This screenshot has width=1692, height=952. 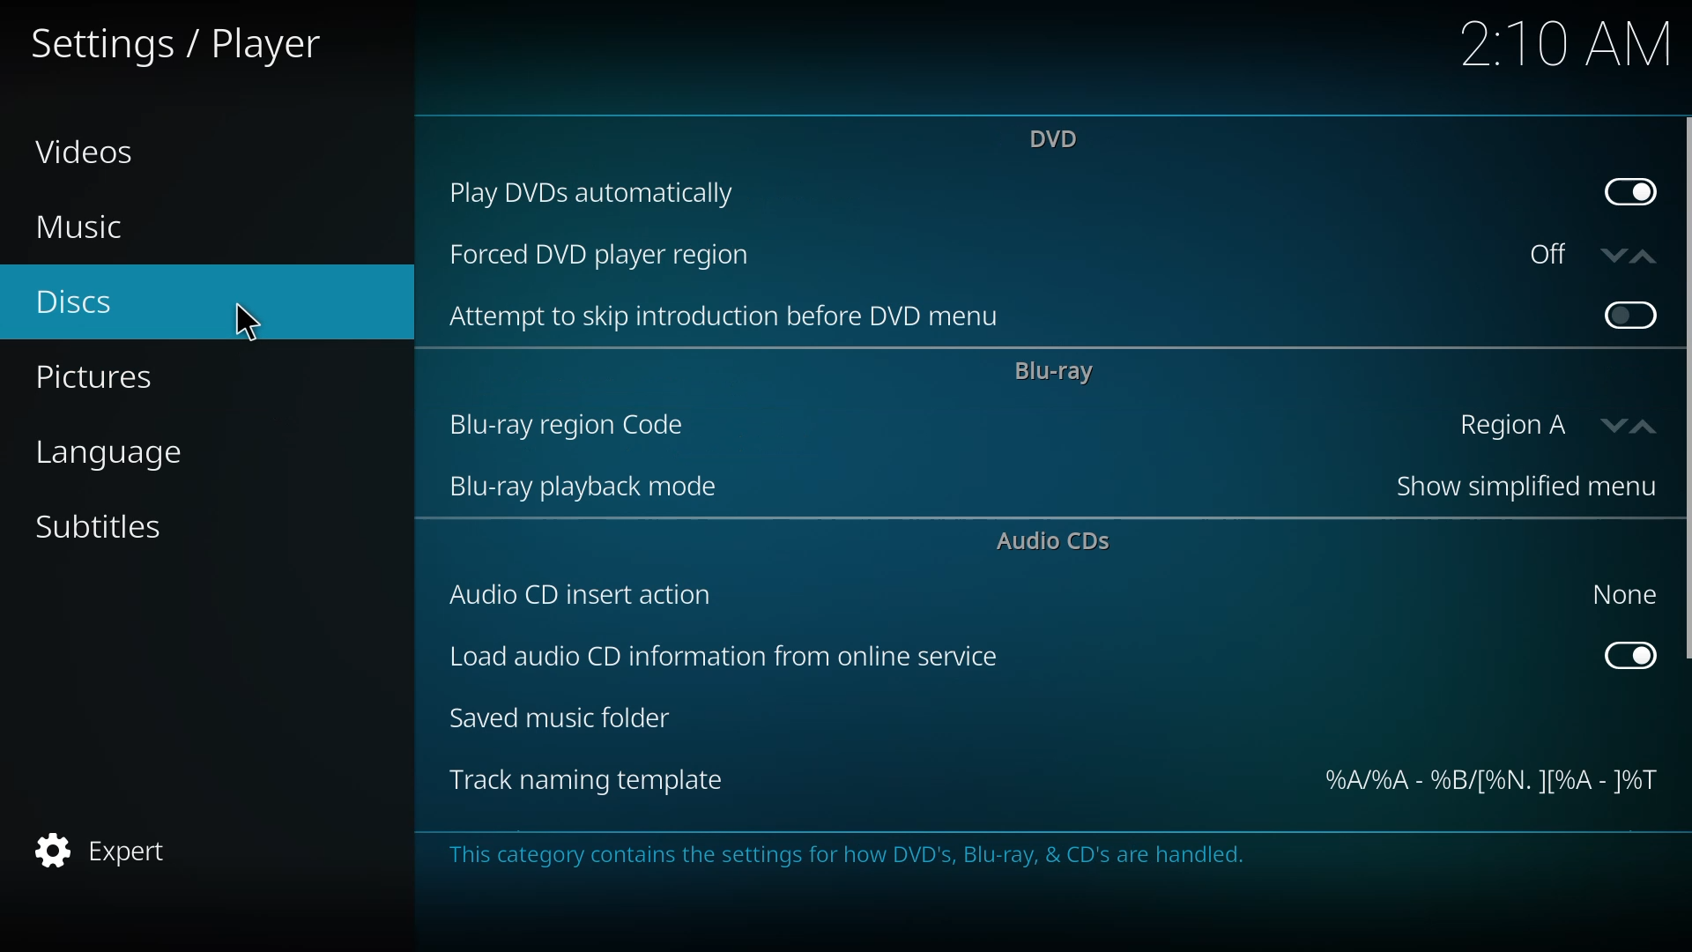 I want to click on discs, so click(x=82, y=298).